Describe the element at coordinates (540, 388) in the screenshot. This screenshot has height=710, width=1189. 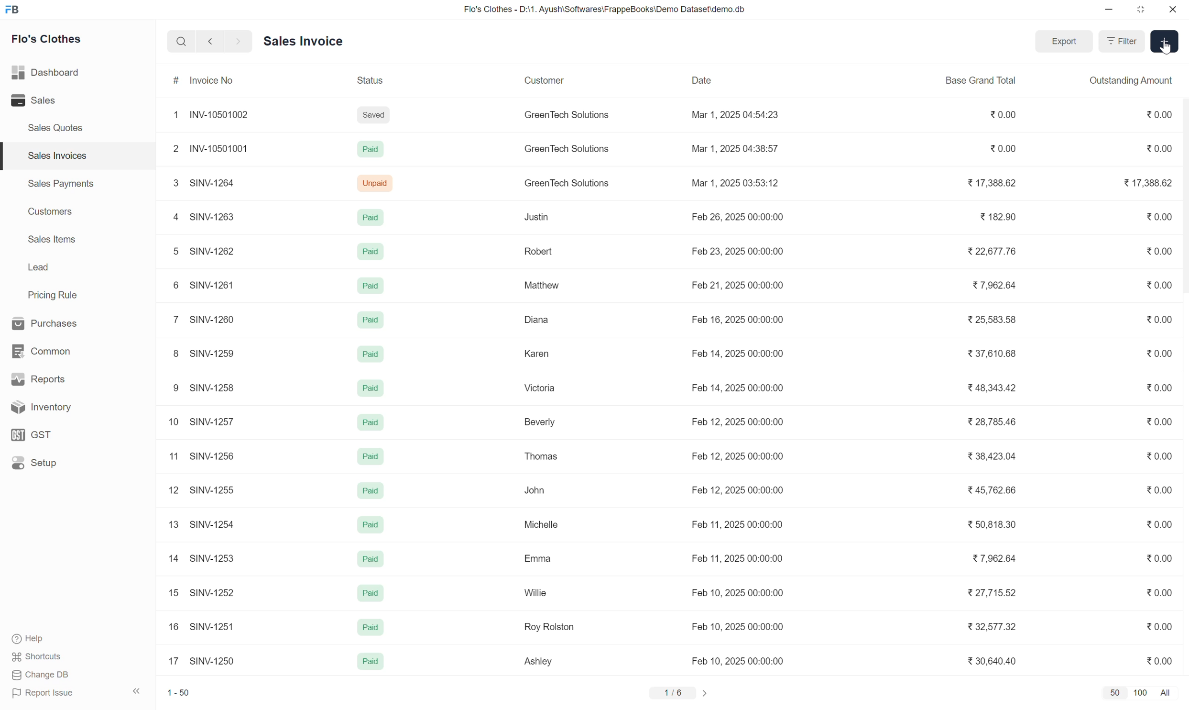
I see `Victoria` at that location.